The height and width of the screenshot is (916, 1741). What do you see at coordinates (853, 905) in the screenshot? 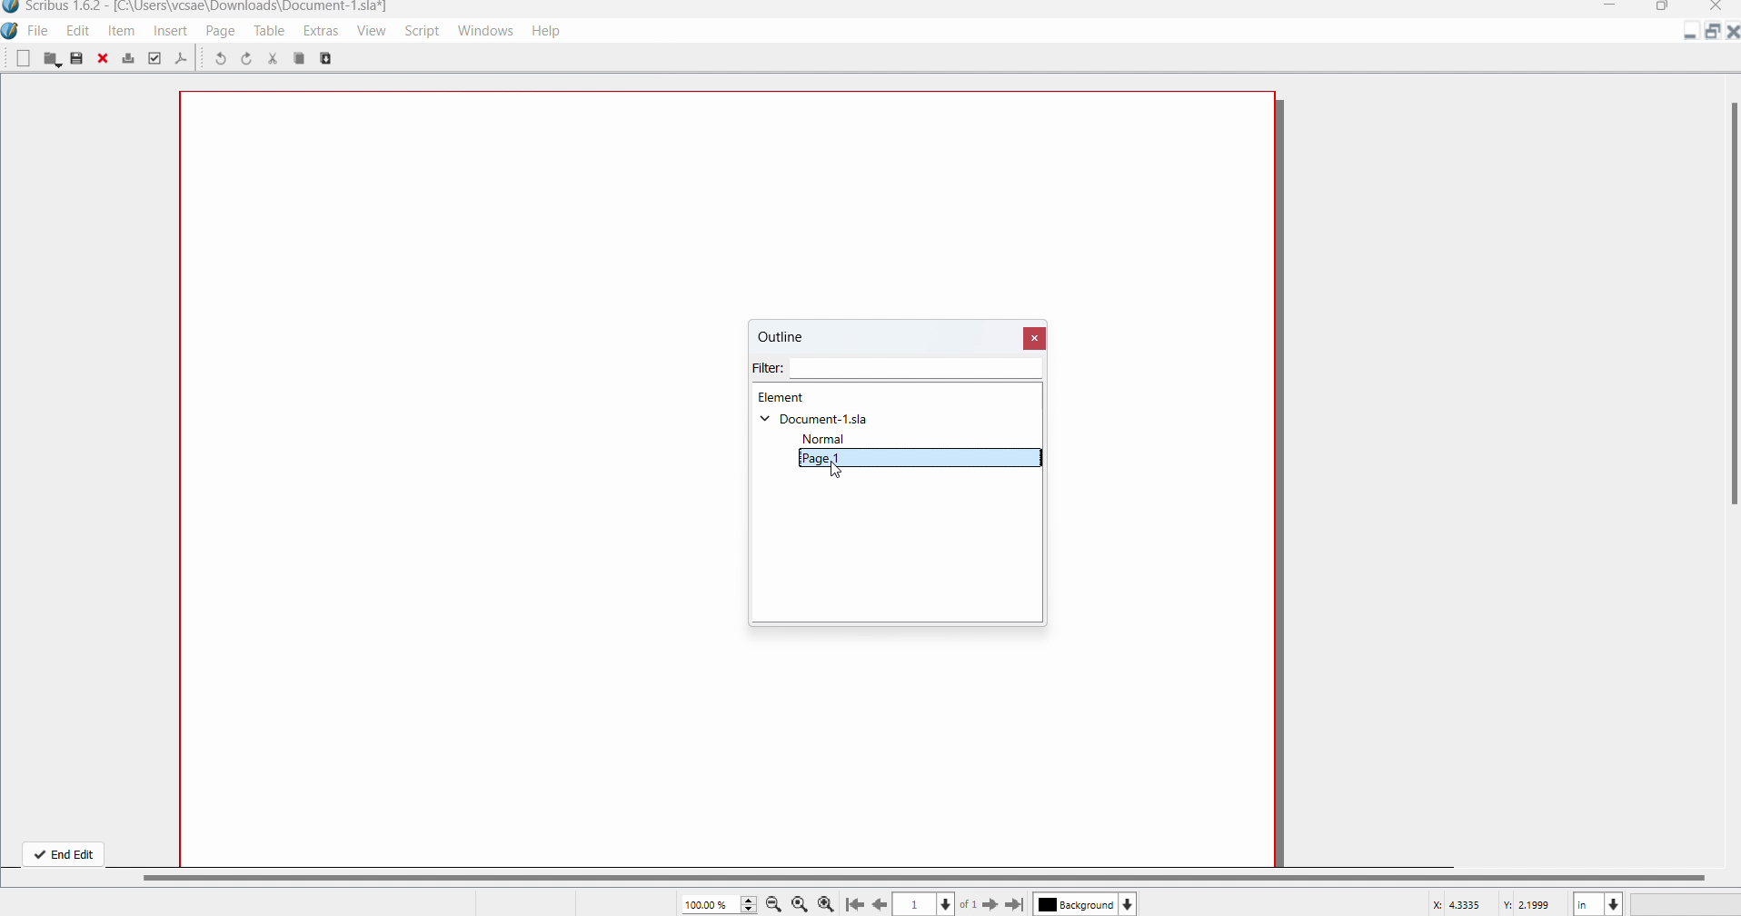
I see `go to top` at bounding box center [853, 905].